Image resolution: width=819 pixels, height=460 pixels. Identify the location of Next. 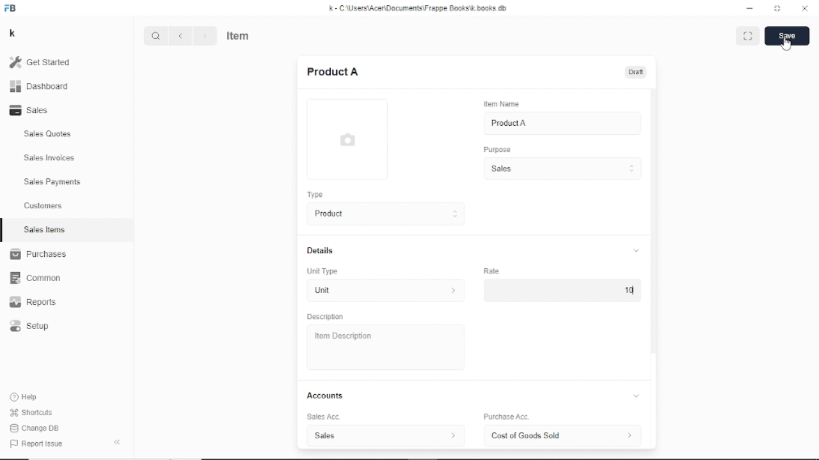
(204, 36).